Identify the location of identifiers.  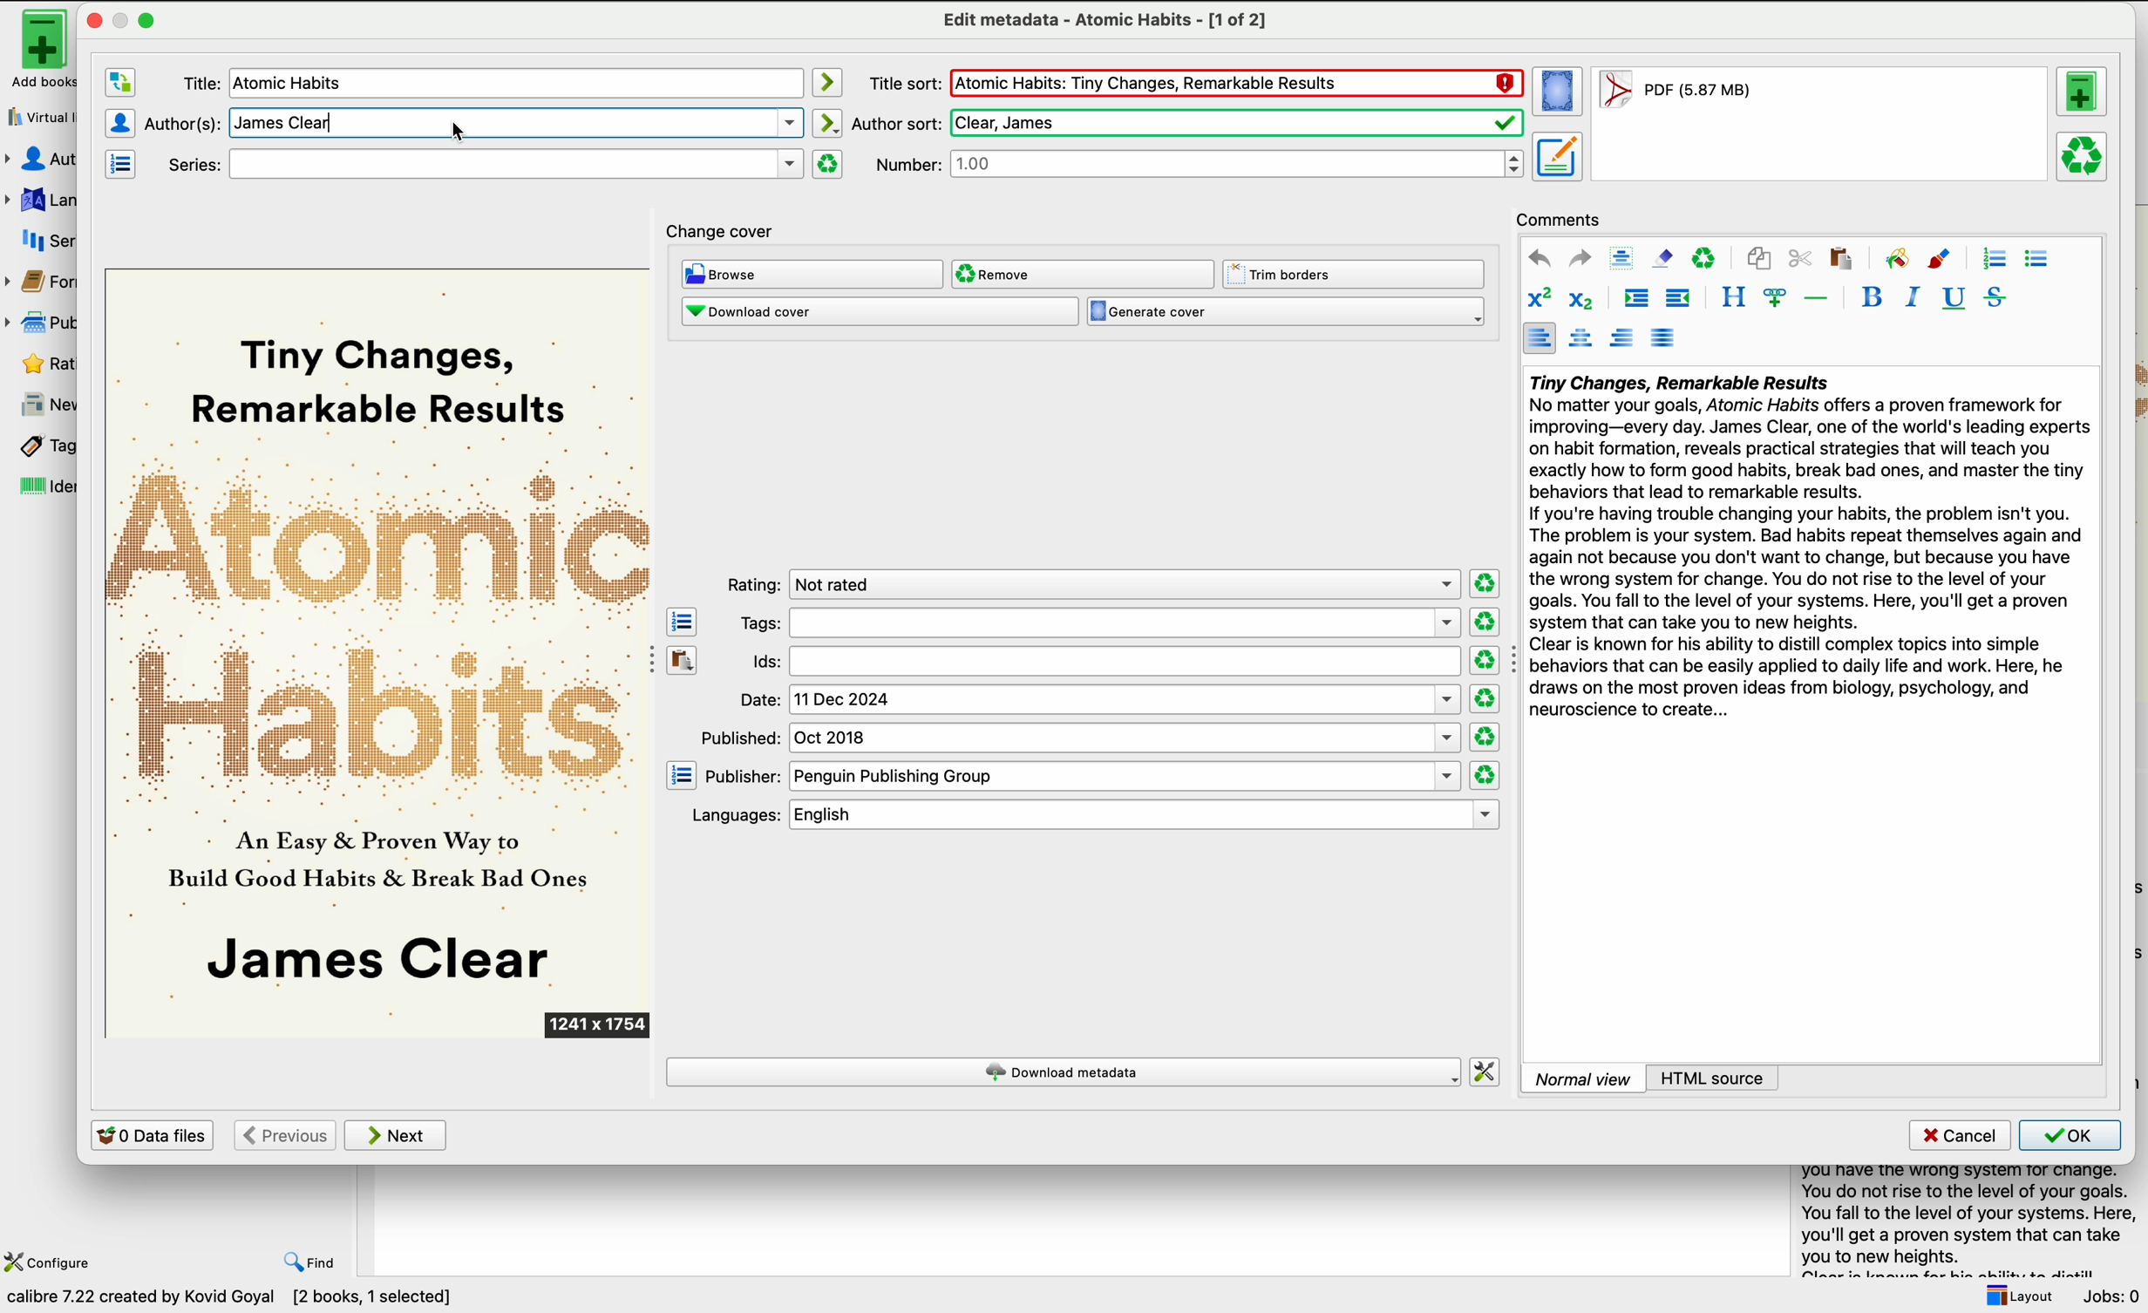
(37, 488).